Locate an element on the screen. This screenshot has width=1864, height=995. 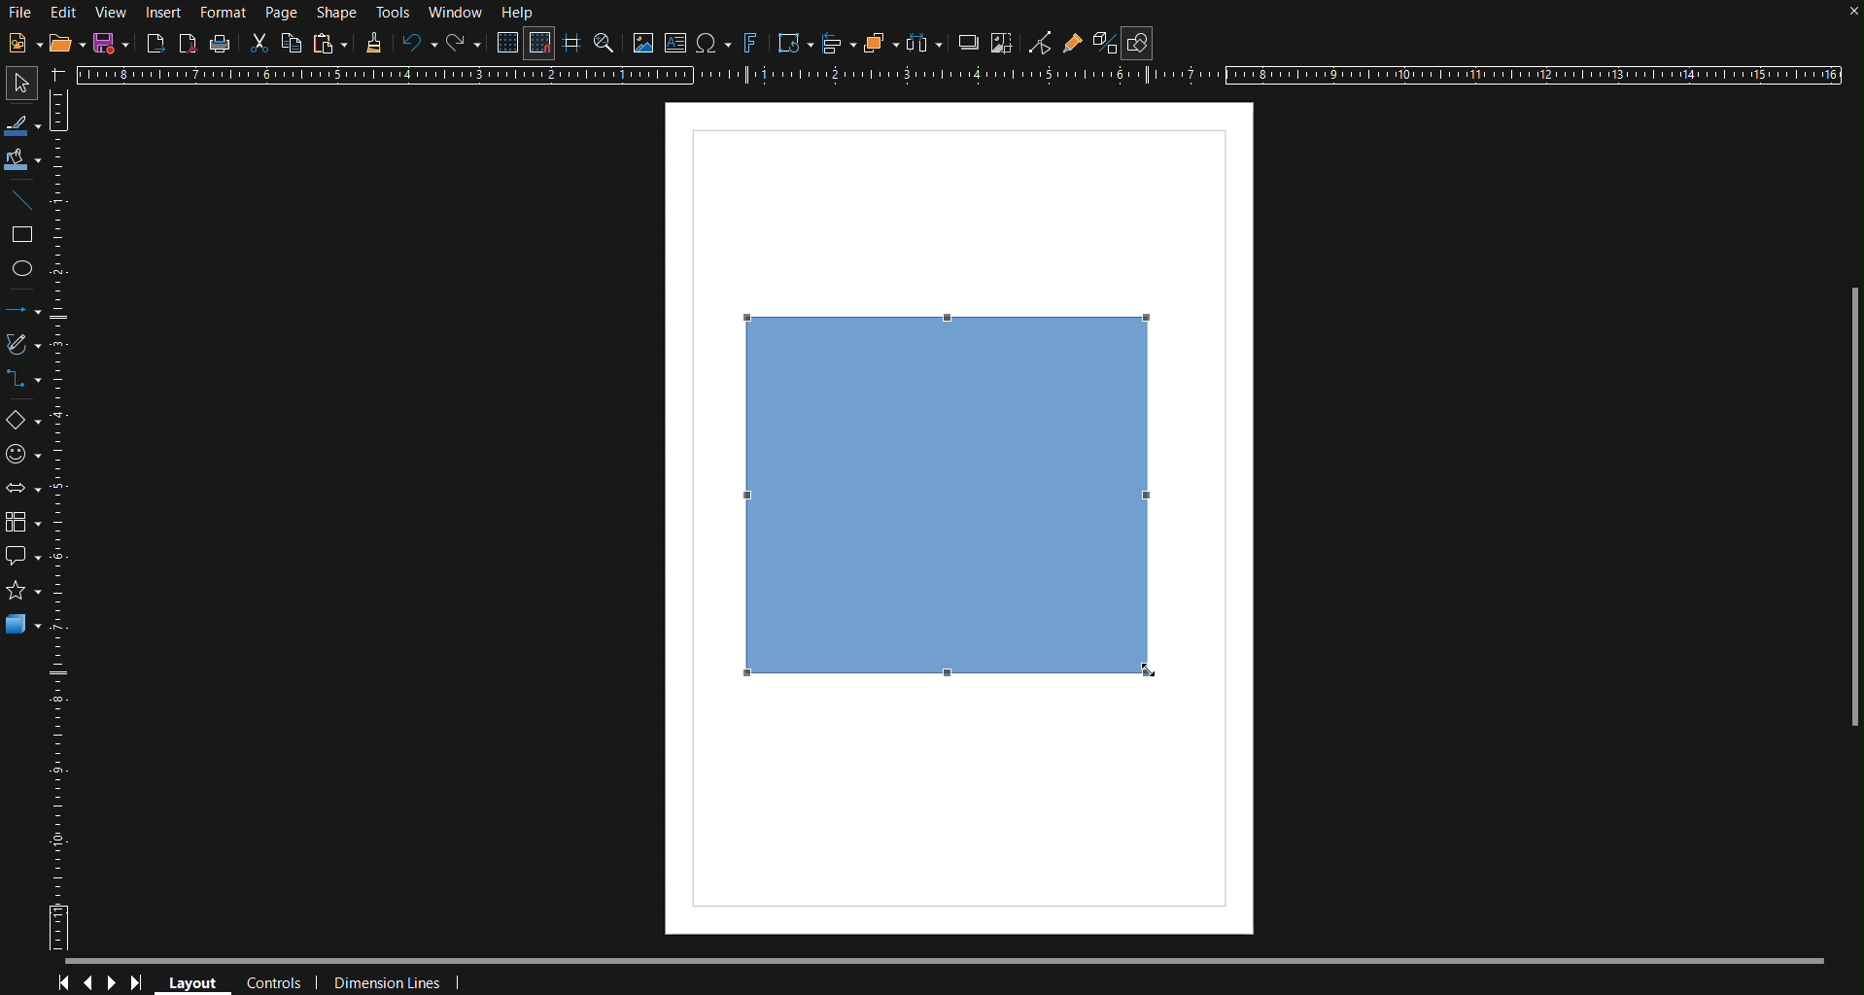
Show Gluepoints is located at coordinates (1073, 43).